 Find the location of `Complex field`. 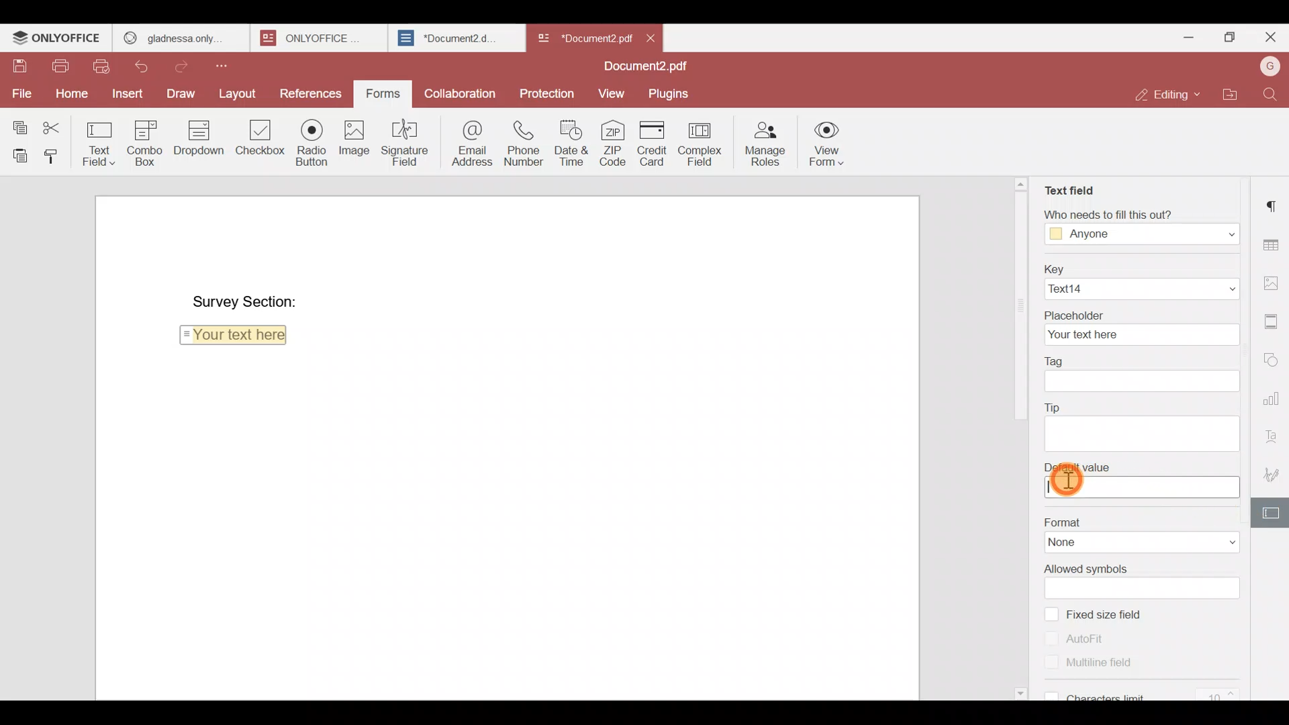

Complex field is located at coordinates (705, 142).